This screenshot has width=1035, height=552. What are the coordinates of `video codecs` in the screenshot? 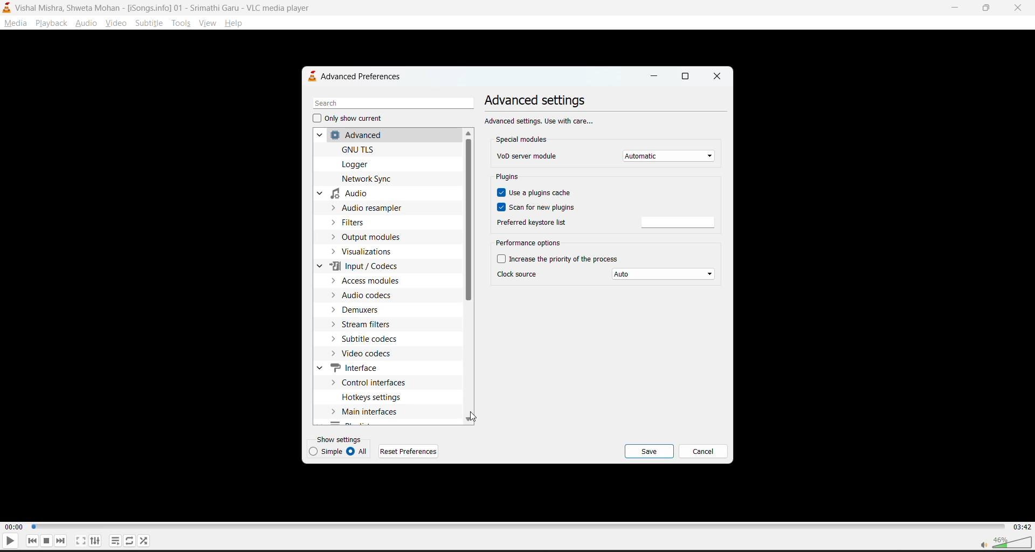 It's located at (369, 353).